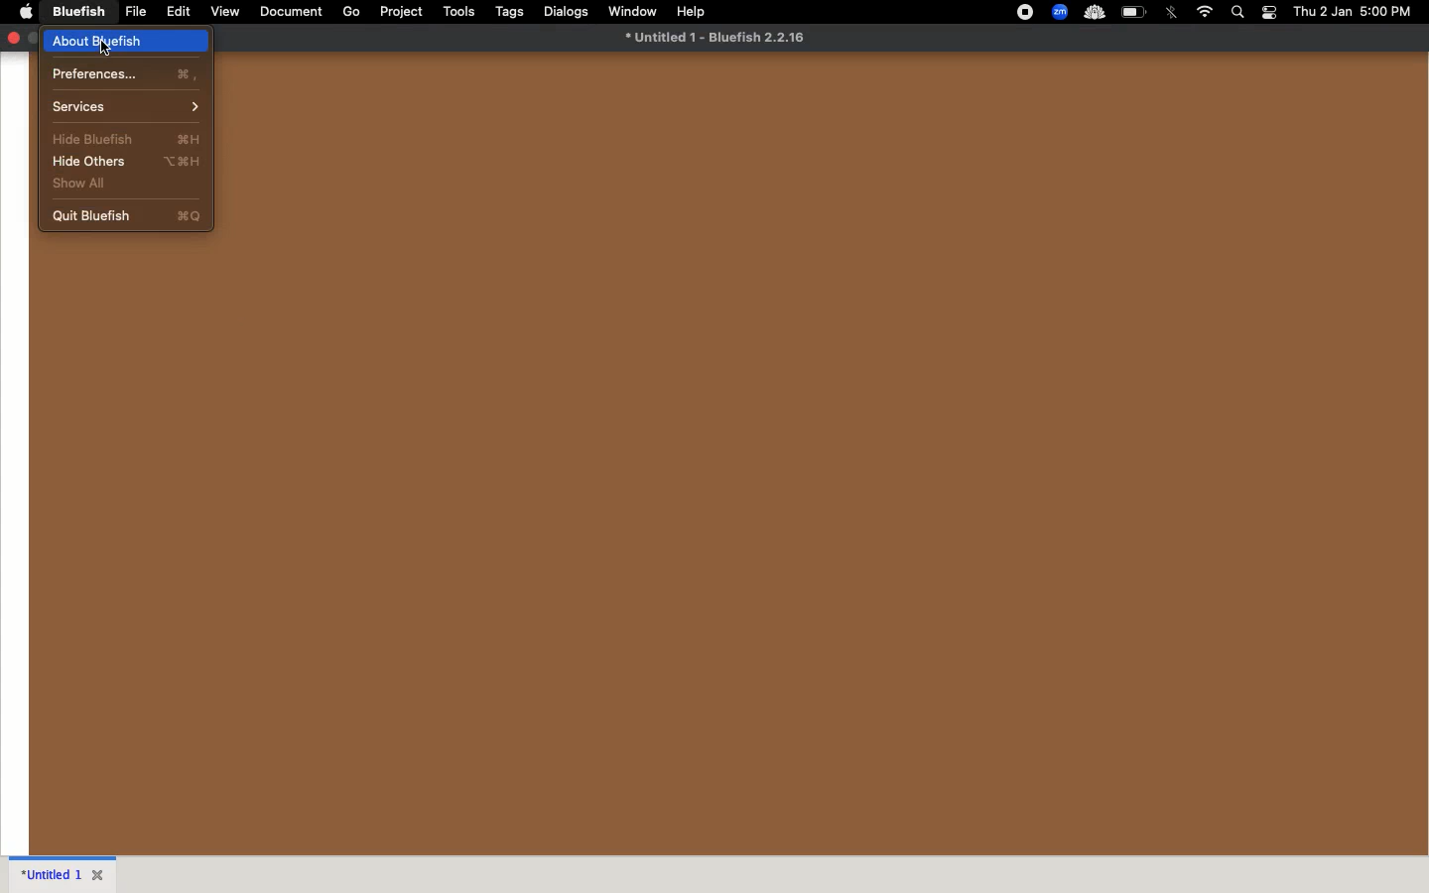  What do you see at coordinates (635, 10) in the screenshot?
I see `window` at bounding box center [635, 10].